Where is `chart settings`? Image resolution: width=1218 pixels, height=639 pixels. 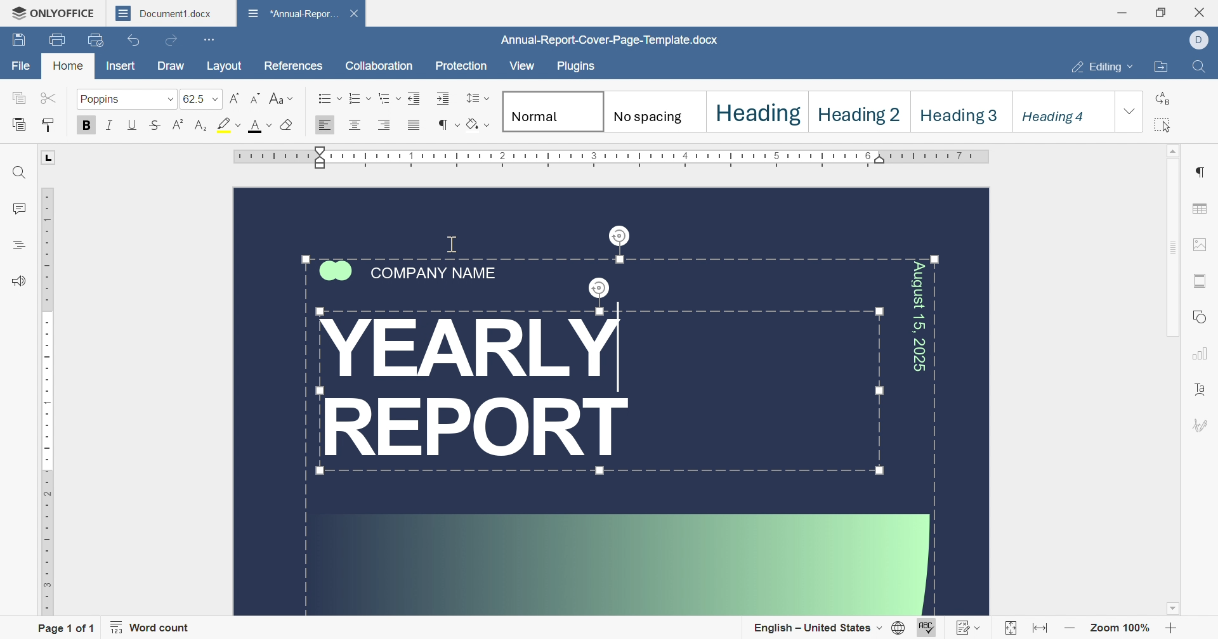
chart settings is located at coordinates (1202, 354).